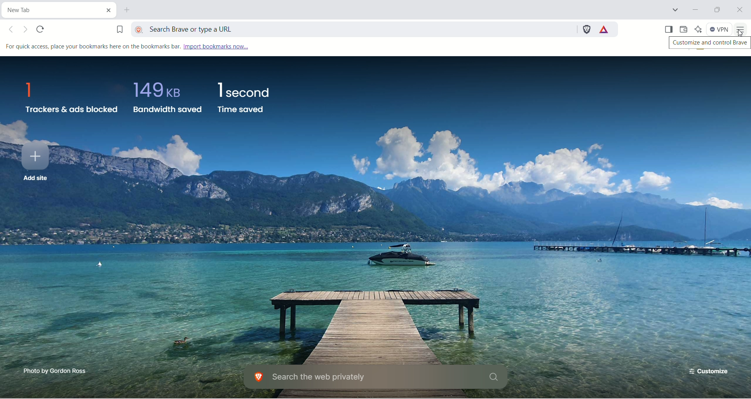 Image resolution: width=751 pixels, height=399 pixels. Describe the element at coordinates (669, 29) in the screenshot. I see `show sidebar` at that location.